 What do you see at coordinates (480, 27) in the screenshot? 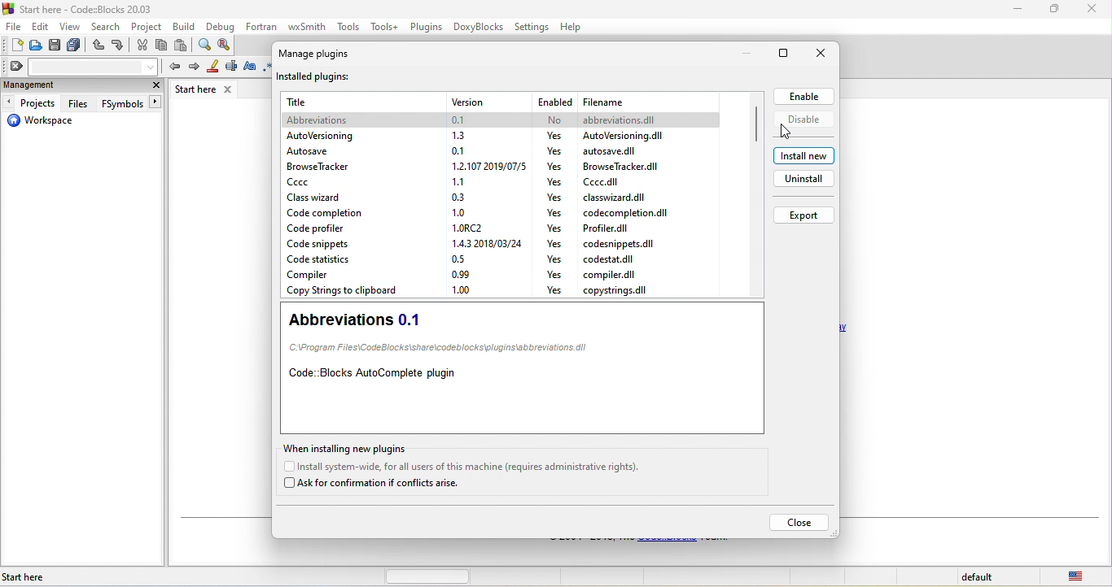
I see `doxyblocks` at bounding box center [480, 27].